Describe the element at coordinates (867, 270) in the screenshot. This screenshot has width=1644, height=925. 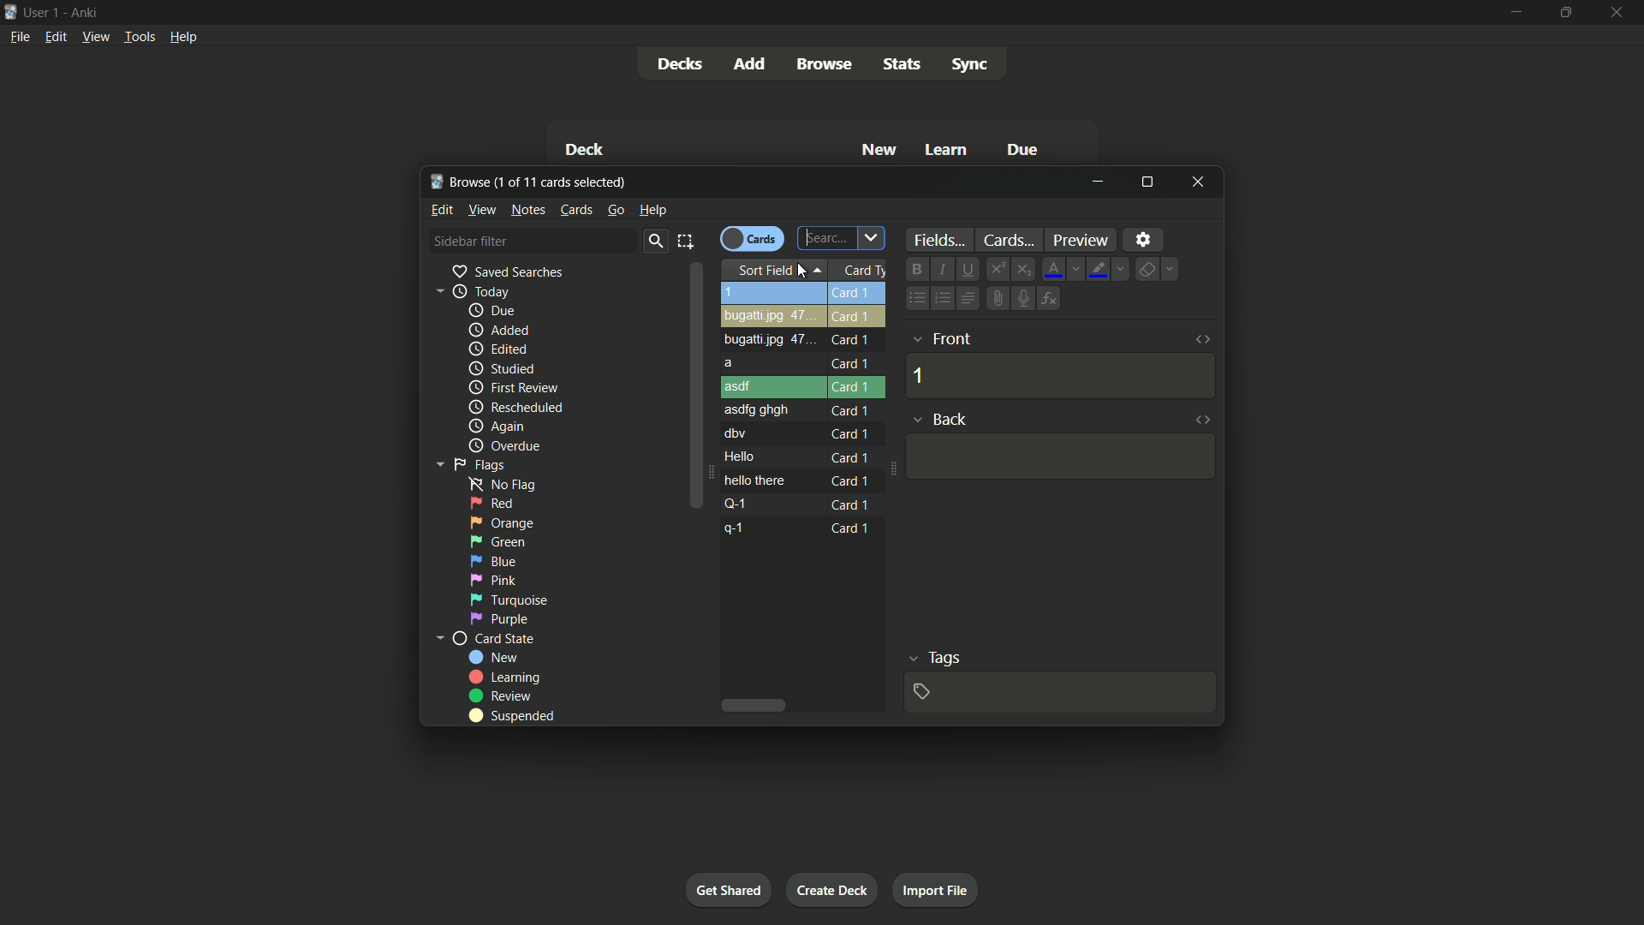
I see `card type` at that location.